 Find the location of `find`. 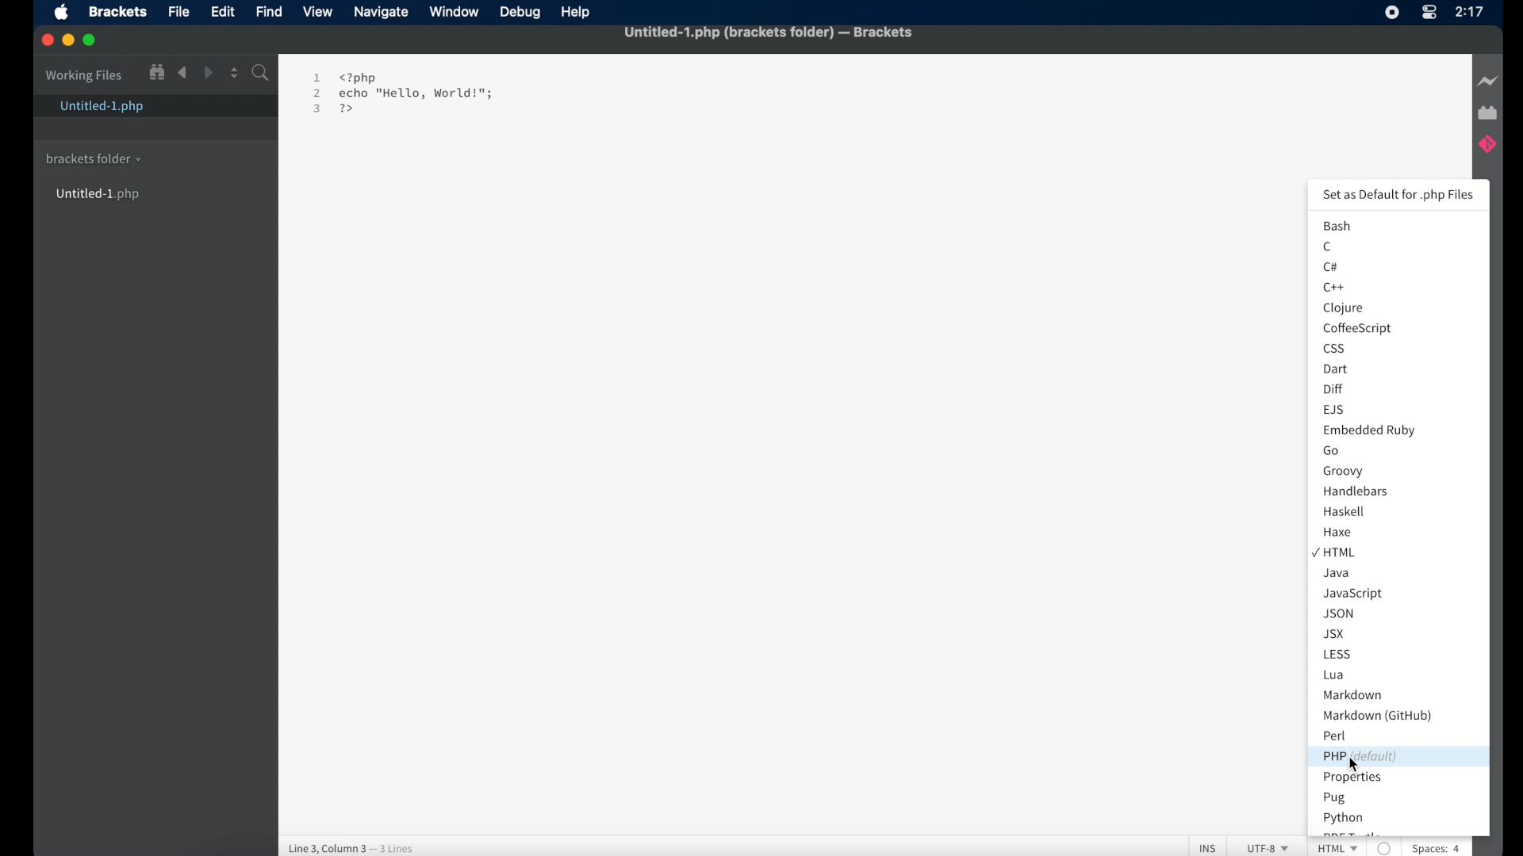

find is located at coordinates (270, 13).